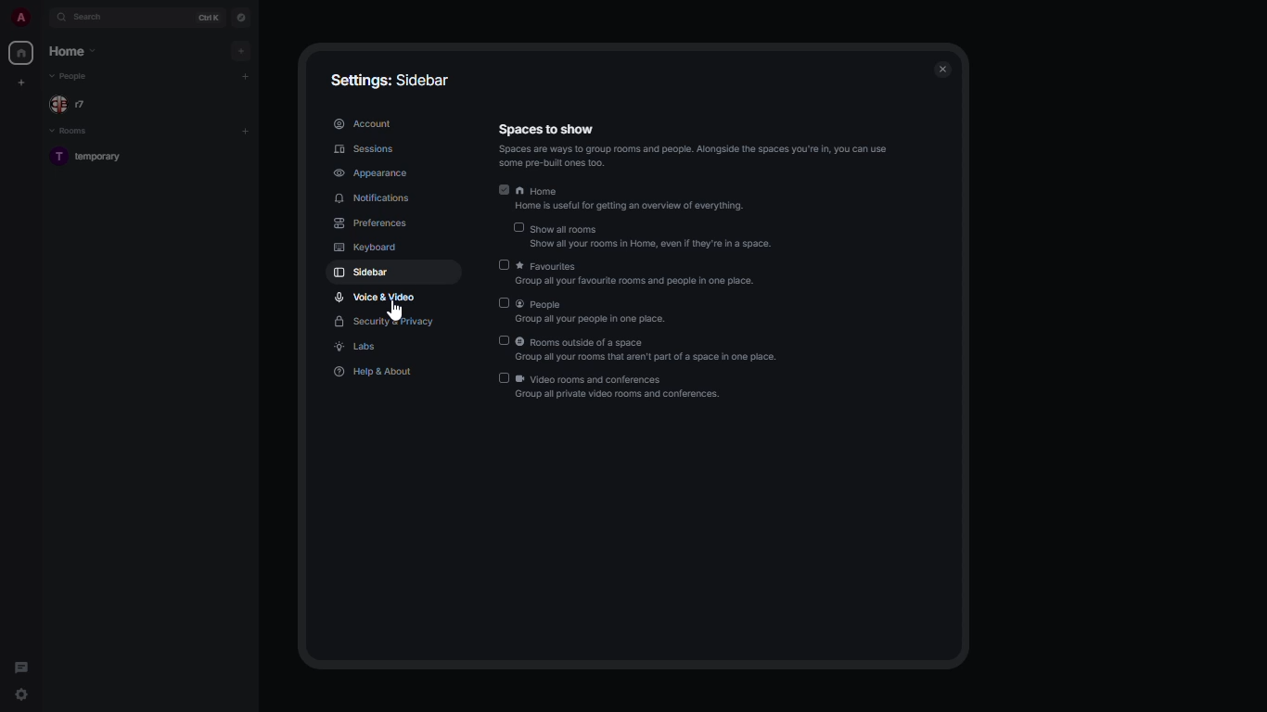 The image size is (1267, 712). I want to click on people, so click(593, 313).